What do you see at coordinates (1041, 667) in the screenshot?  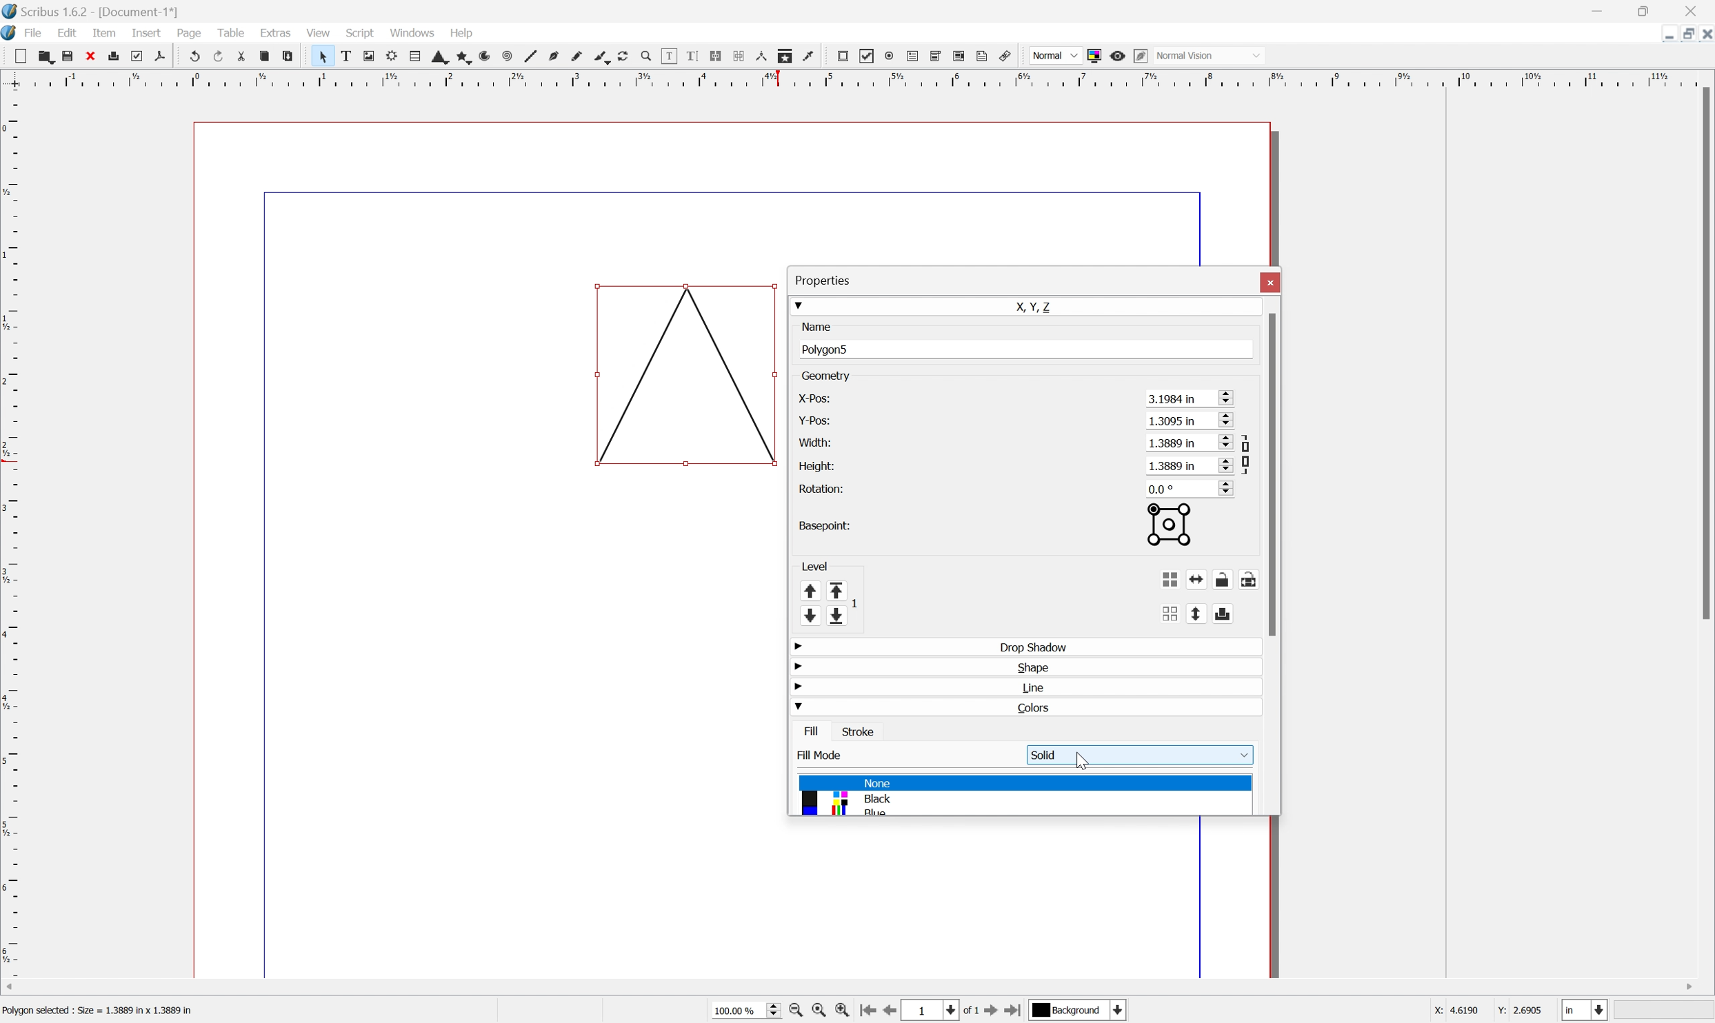 I see `Shape` at bounding box center [1041, 667].